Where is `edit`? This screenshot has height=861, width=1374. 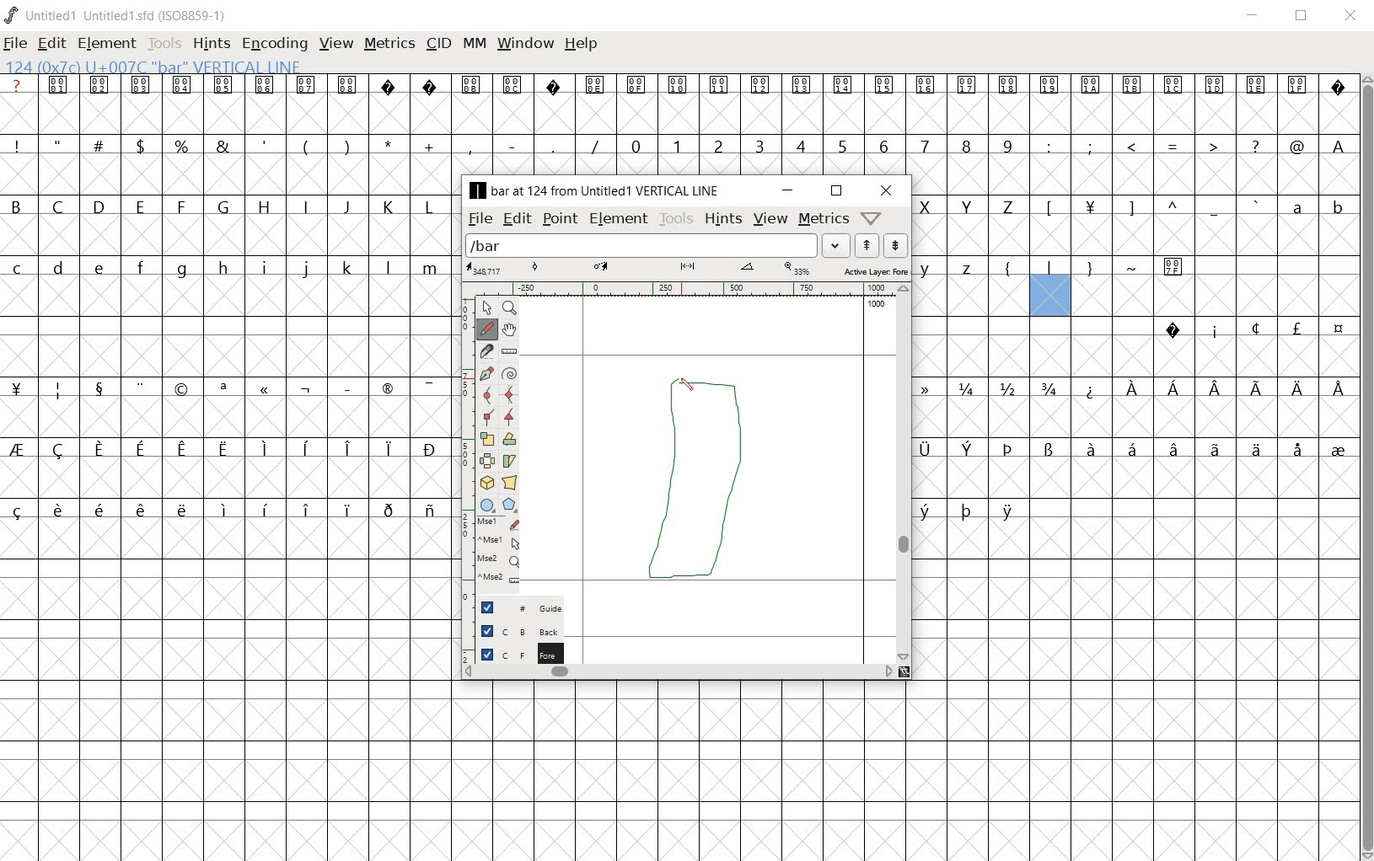
edit is located at coordinates (51, 43).